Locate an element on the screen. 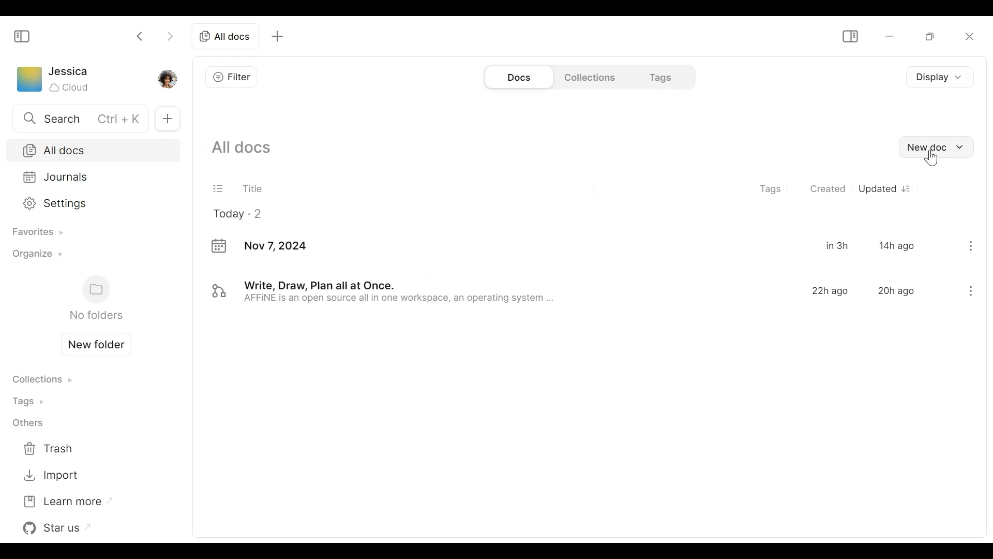 Image resolution: width=993 pixels, height=559 pixels. Show/Hide Sidebar is located at coordinates (22, 36).